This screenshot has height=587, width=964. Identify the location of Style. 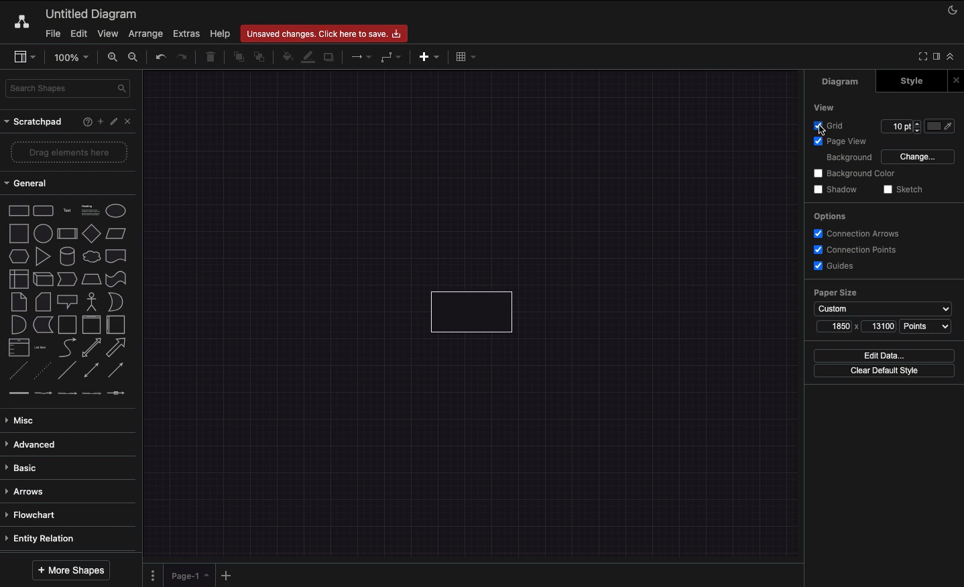
(913, 81).